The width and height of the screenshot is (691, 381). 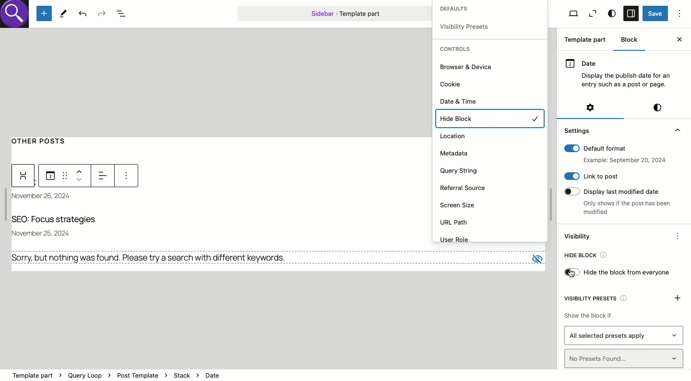 What do you see at coordinates (124, 14) in the screenshot?
I see `Document overview ` at bounding box center [124, 14].